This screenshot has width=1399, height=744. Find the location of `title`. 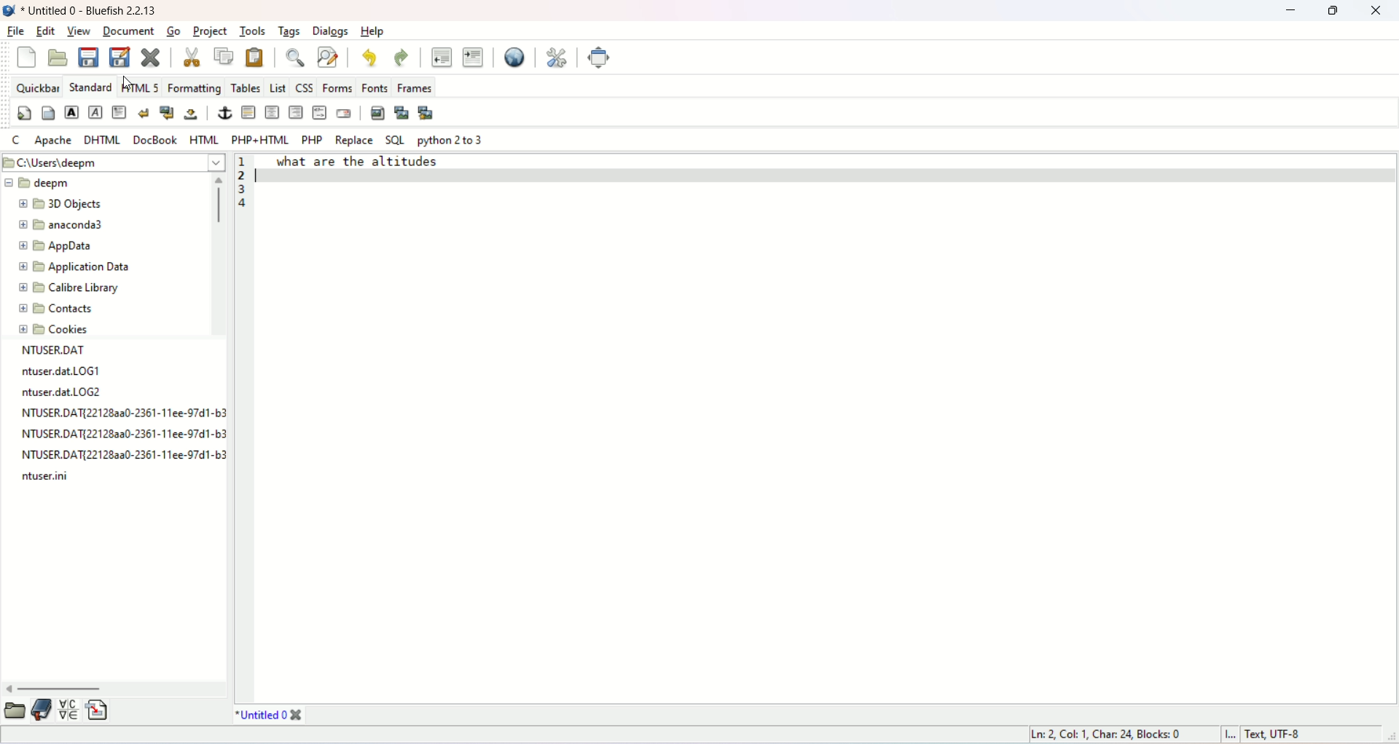

title is located at coordinates (90, 12).